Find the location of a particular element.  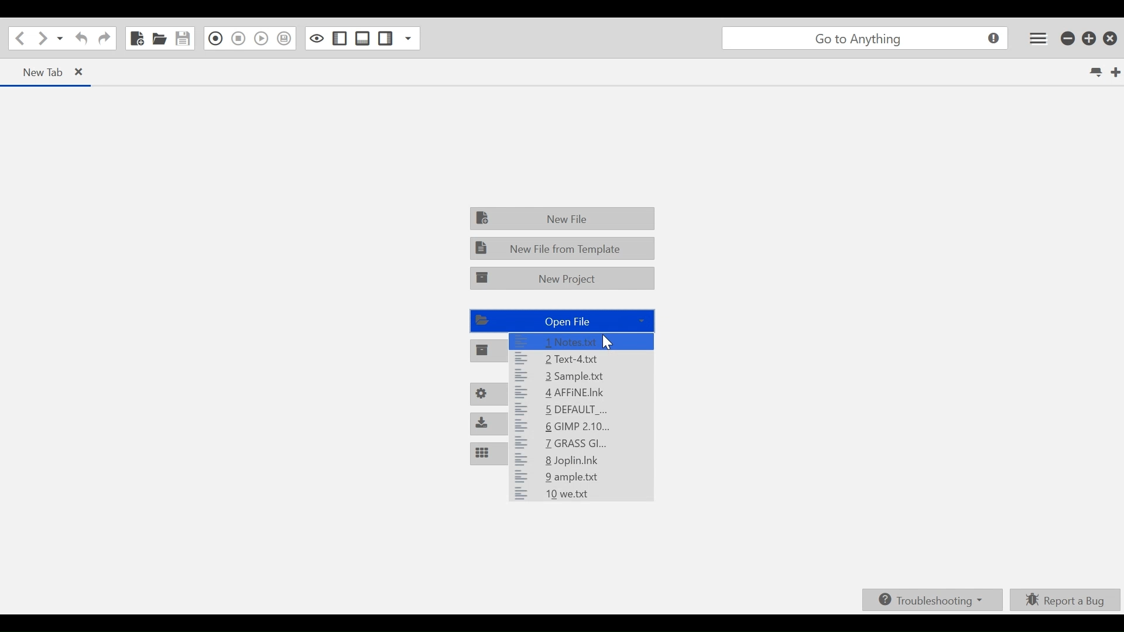

Stop Recording in Macro is located at coordinates (237, 39).